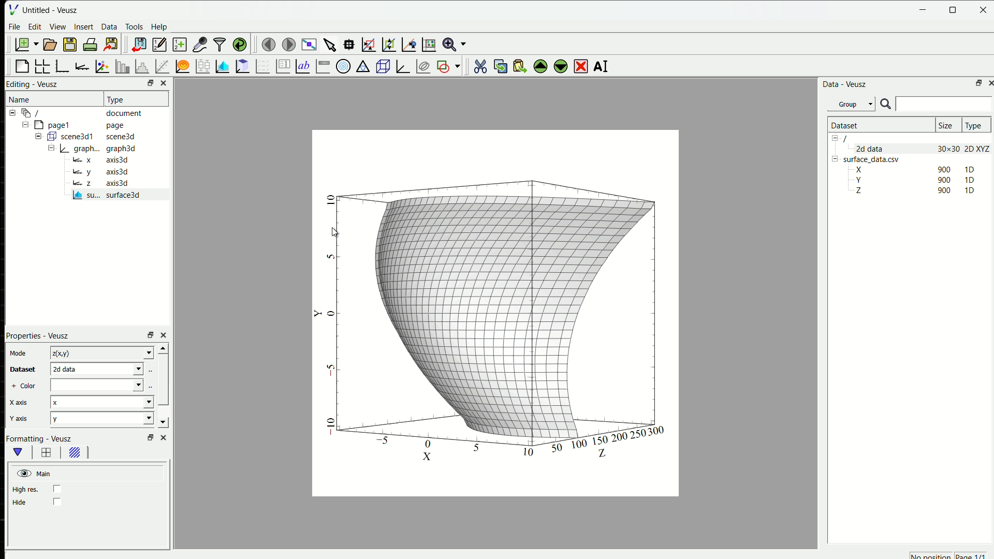 This screenshot has width=994, height=559. I want to click on Drop-down , so click(150, 352).